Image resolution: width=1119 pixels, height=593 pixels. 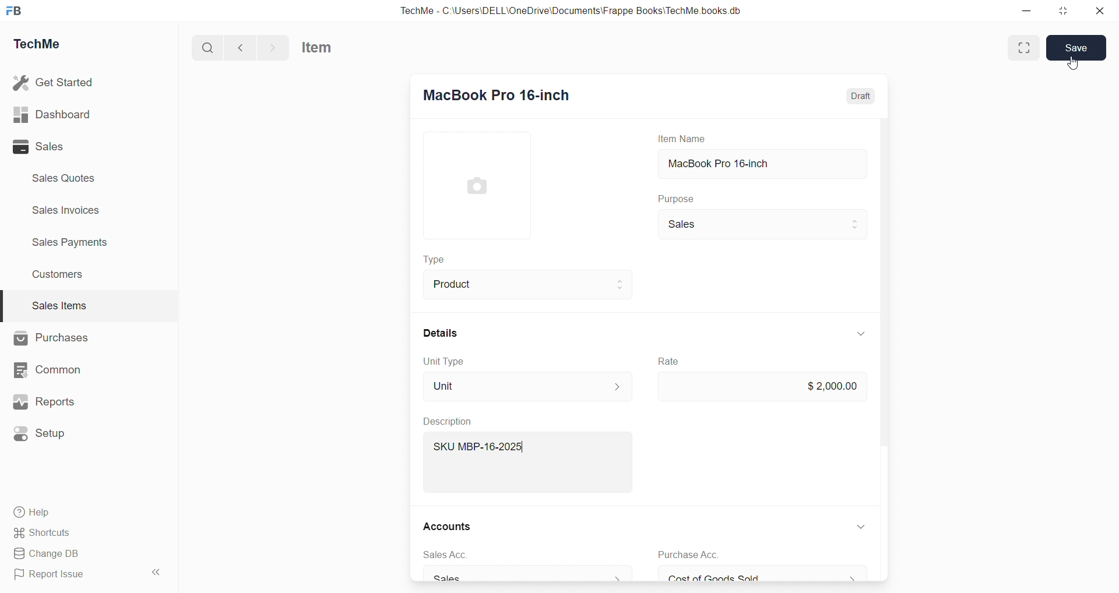 I want to click on Setup, so click(x=44, y=433).